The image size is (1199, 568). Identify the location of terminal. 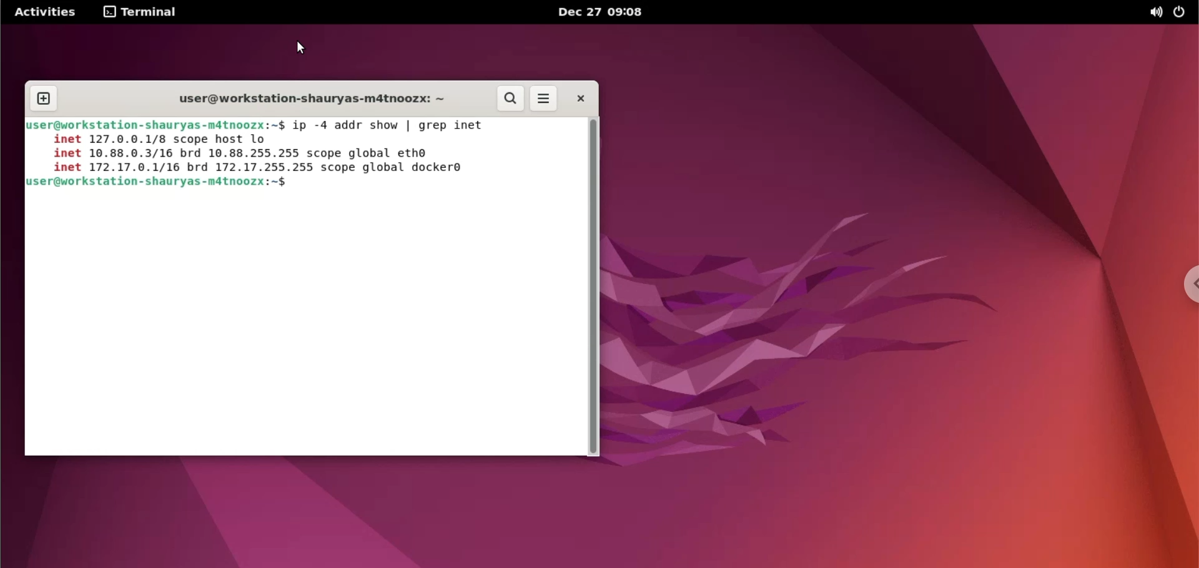
(141, 11).